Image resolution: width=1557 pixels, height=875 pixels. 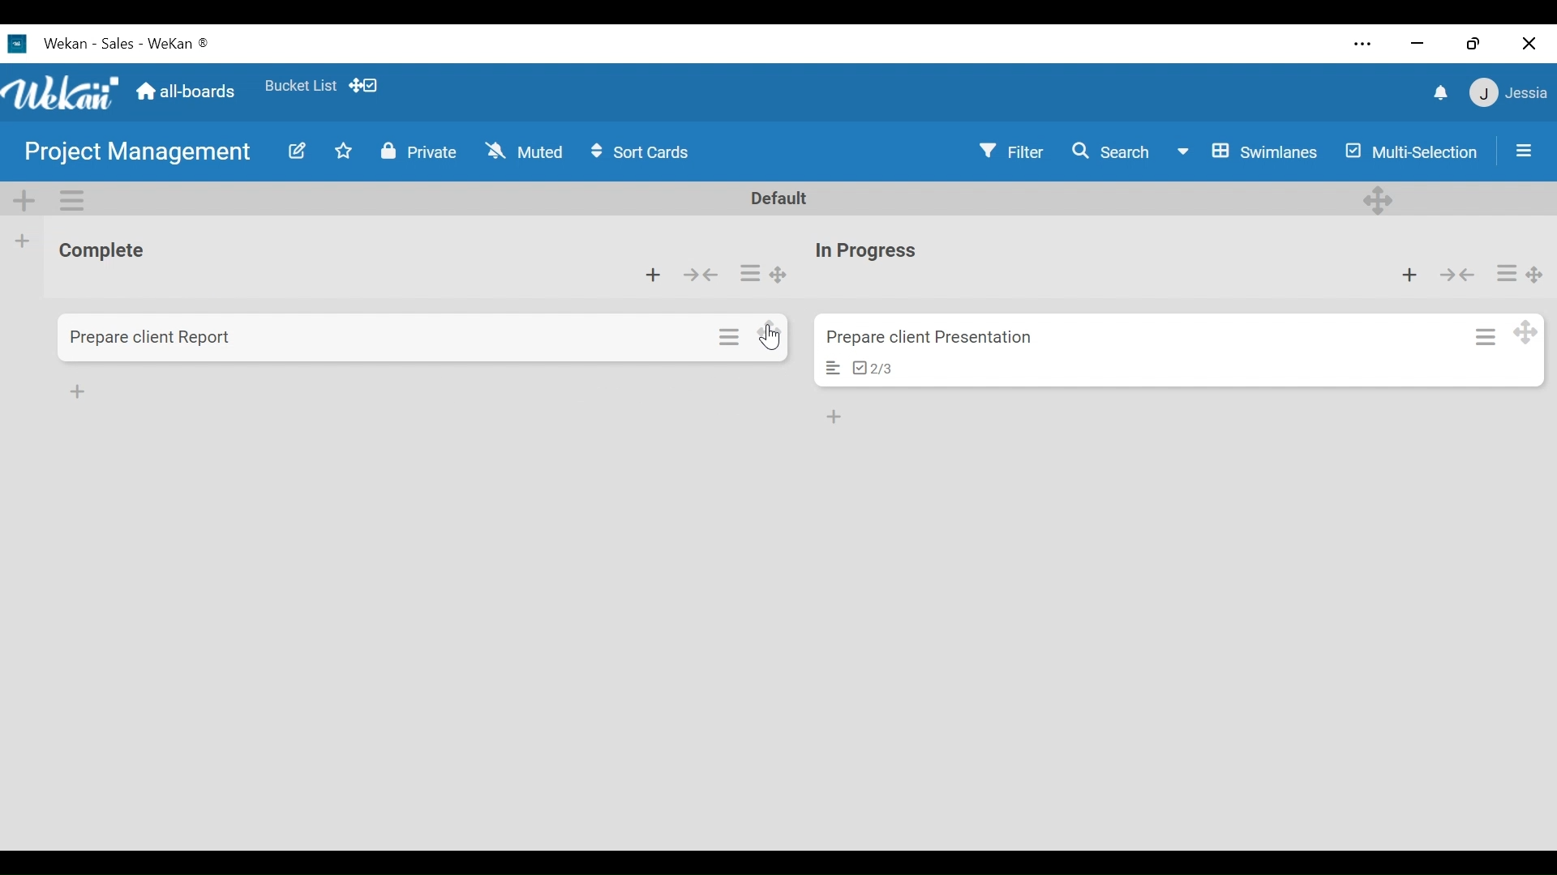 What do you see at coordinates (520, 150) in the screenshot?
I see `Muted` at bounding box center [520, 150].